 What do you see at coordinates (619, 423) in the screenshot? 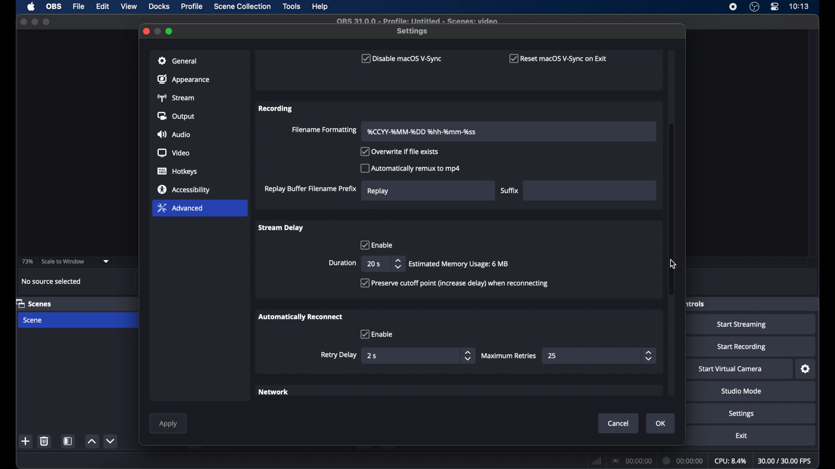
I see `cancel` at bounding box center [619, 423].